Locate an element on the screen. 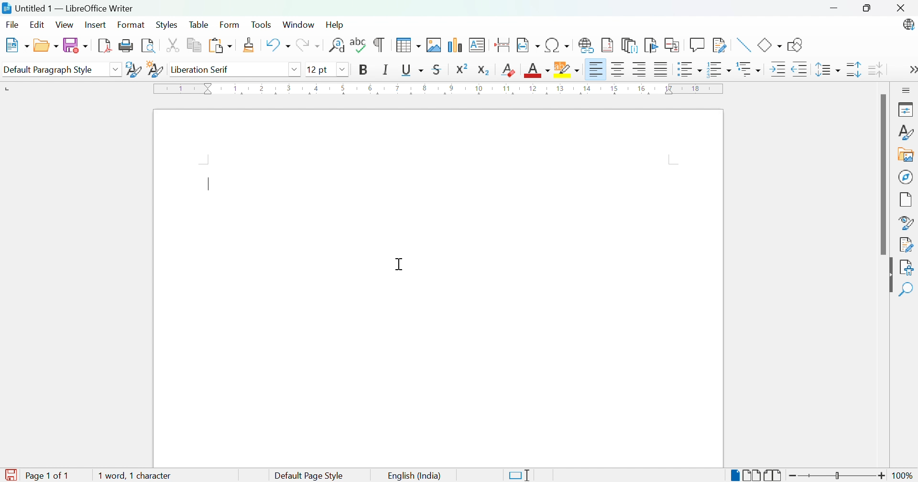  File is located at coordinates (13, 25).